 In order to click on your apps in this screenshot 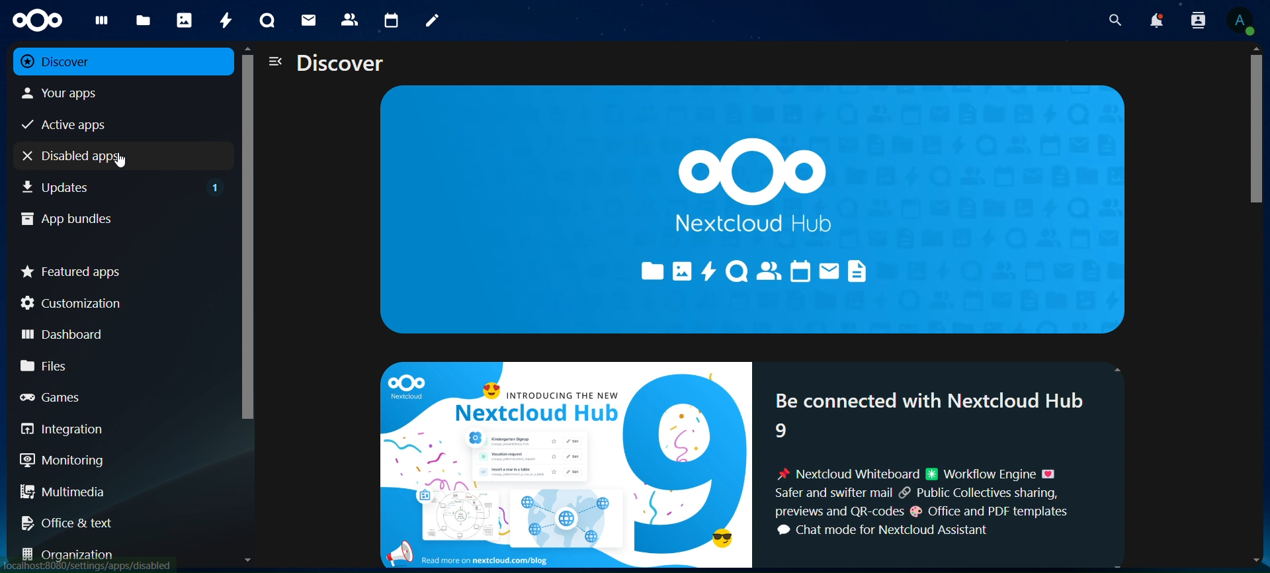, I will do `click(107, 93)`.